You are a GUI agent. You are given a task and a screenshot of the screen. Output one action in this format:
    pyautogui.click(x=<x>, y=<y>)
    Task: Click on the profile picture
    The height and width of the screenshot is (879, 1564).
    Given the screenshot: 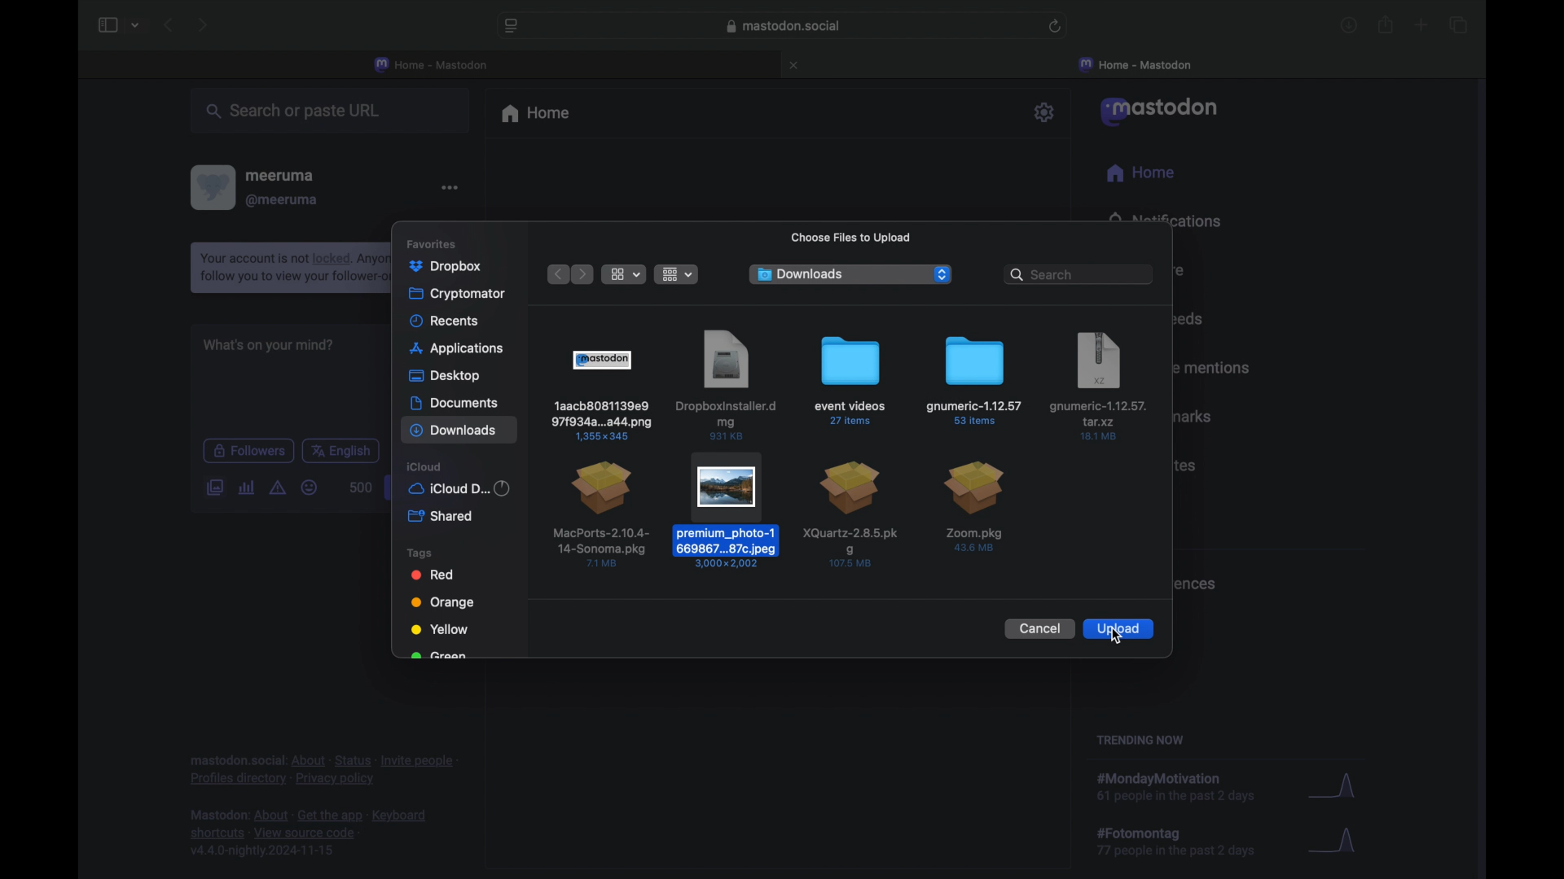 What is the action you would take?
    pyautogui.click(x=212, y=186)
    